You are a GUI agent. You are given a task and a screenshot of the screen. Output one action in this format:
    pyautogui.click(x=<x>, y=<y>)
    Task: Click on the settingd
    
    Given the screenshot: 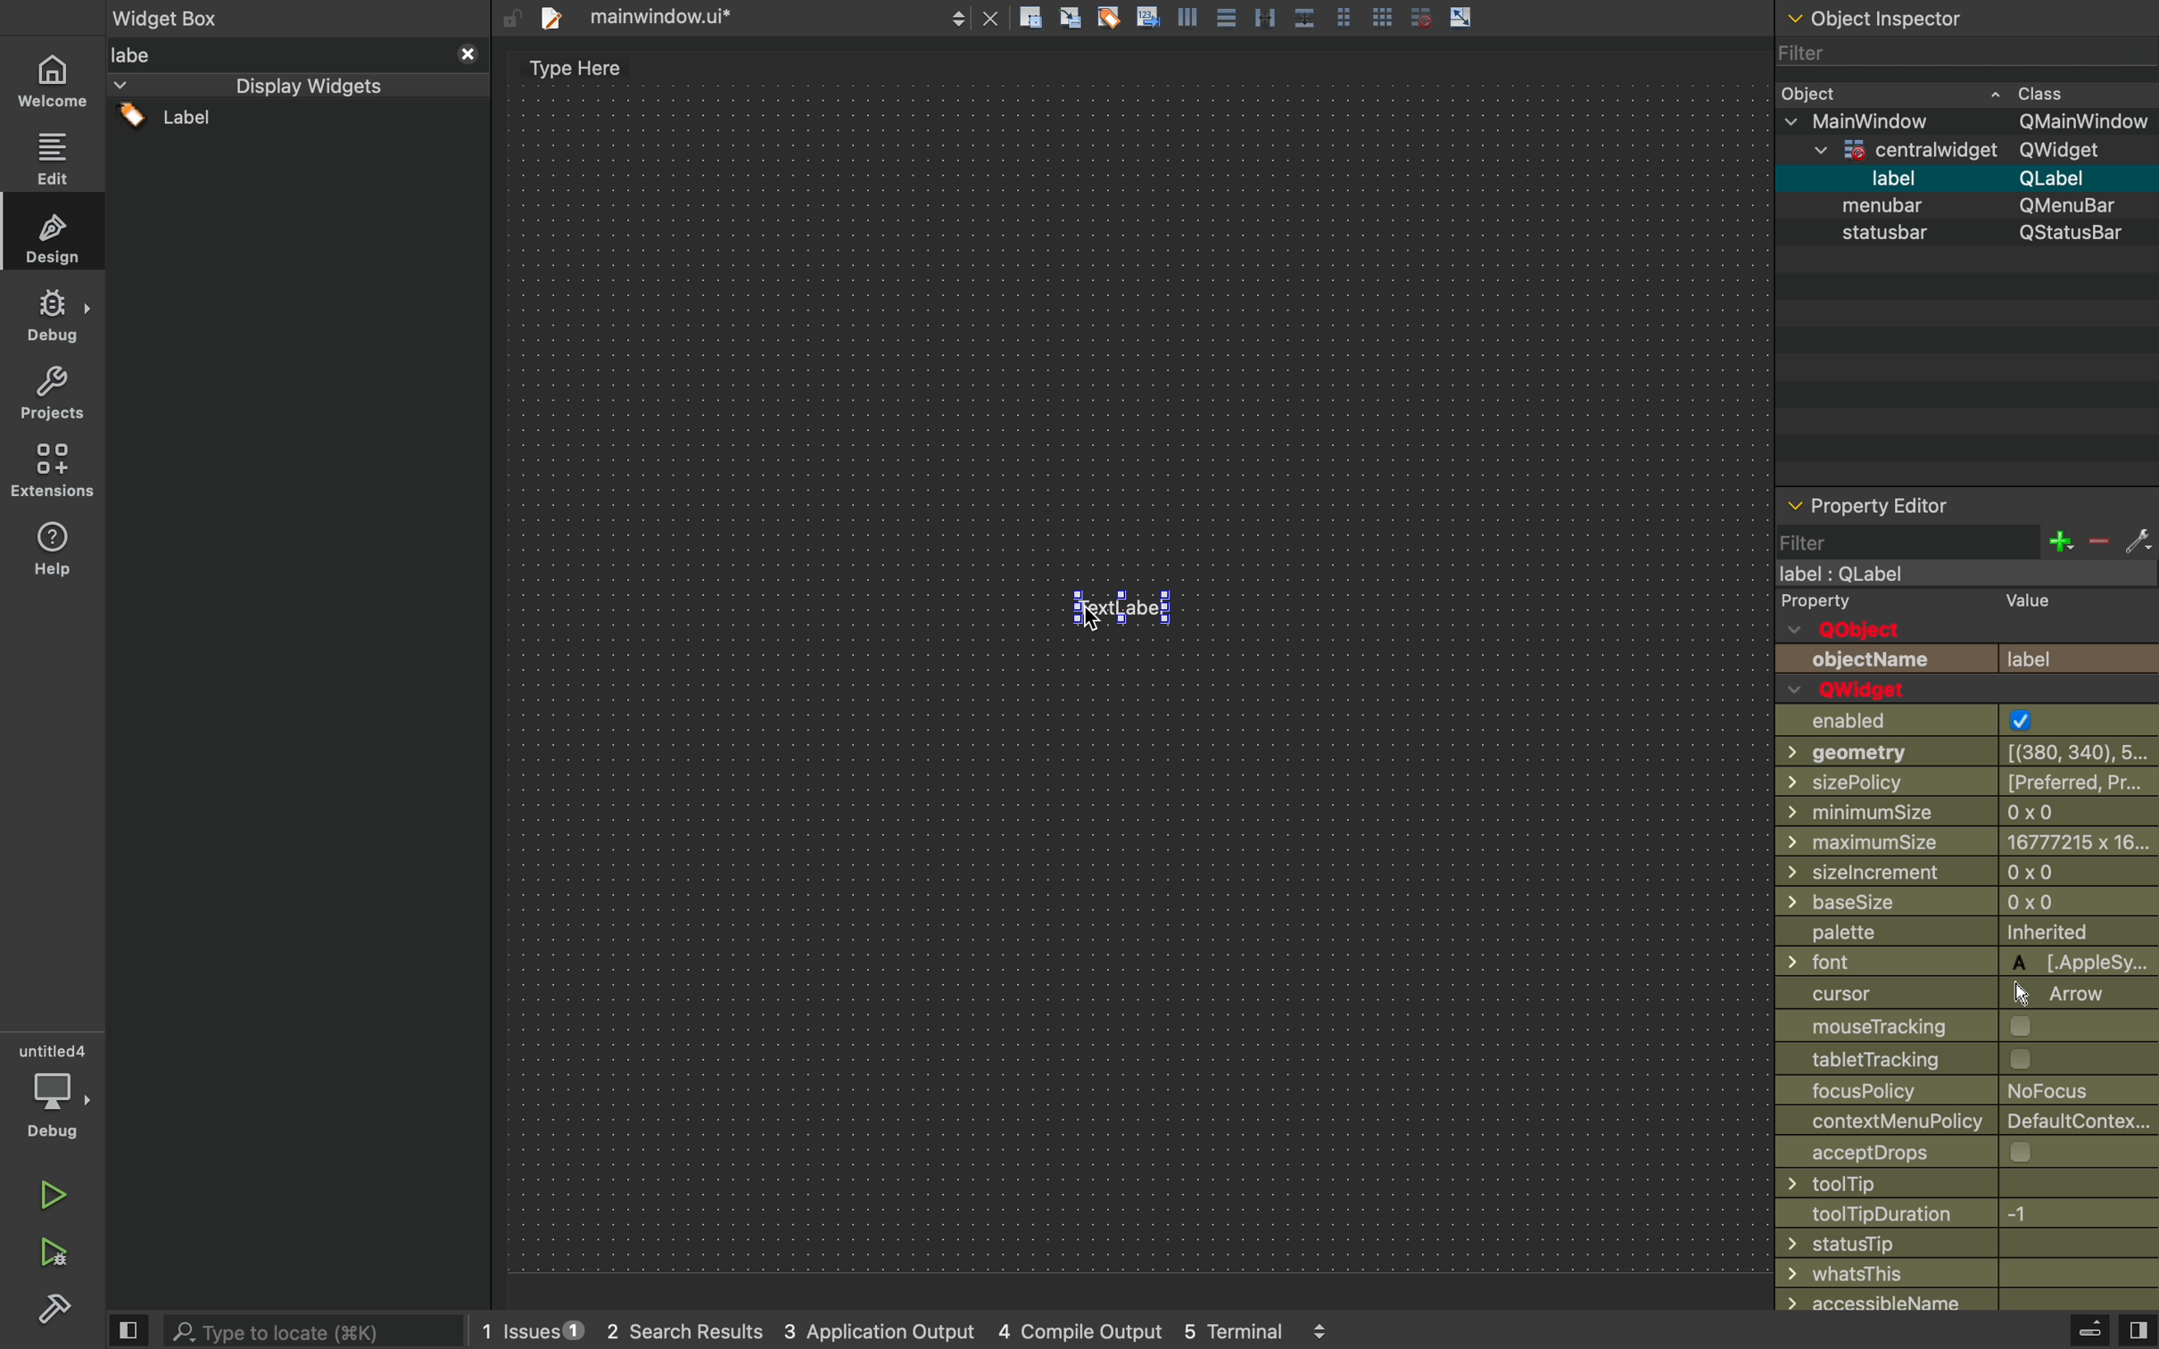 What is the action you would take?
    pyautogui.click(x=46, y=1311)
    